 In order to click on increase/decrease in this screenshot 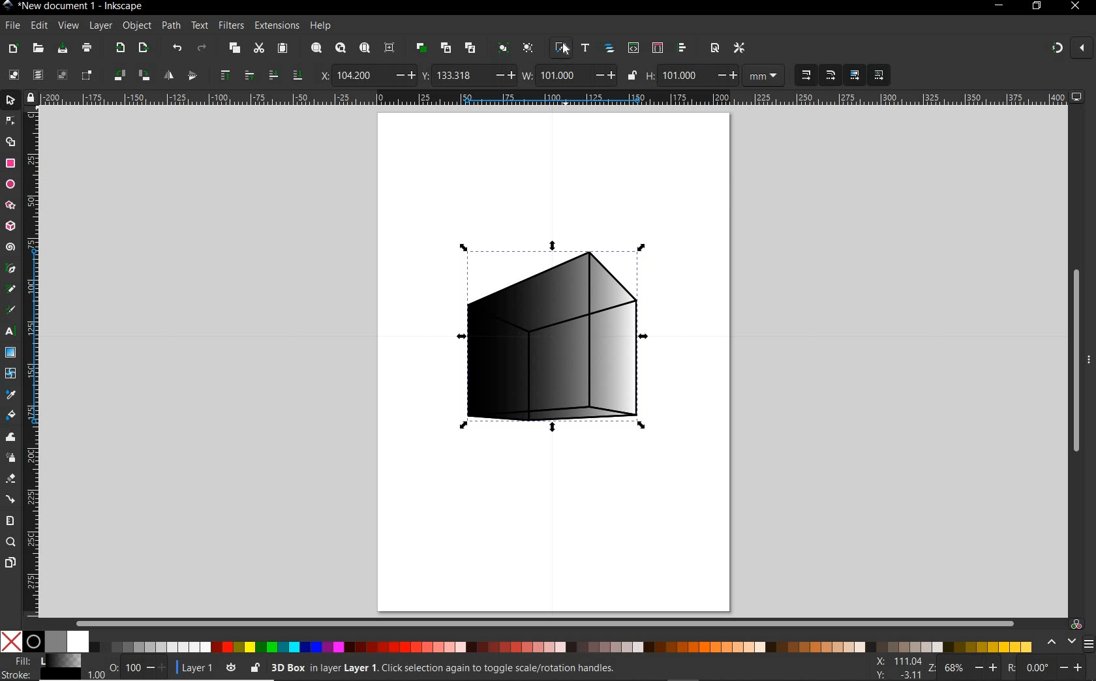, I will do `click(157, 667)`.